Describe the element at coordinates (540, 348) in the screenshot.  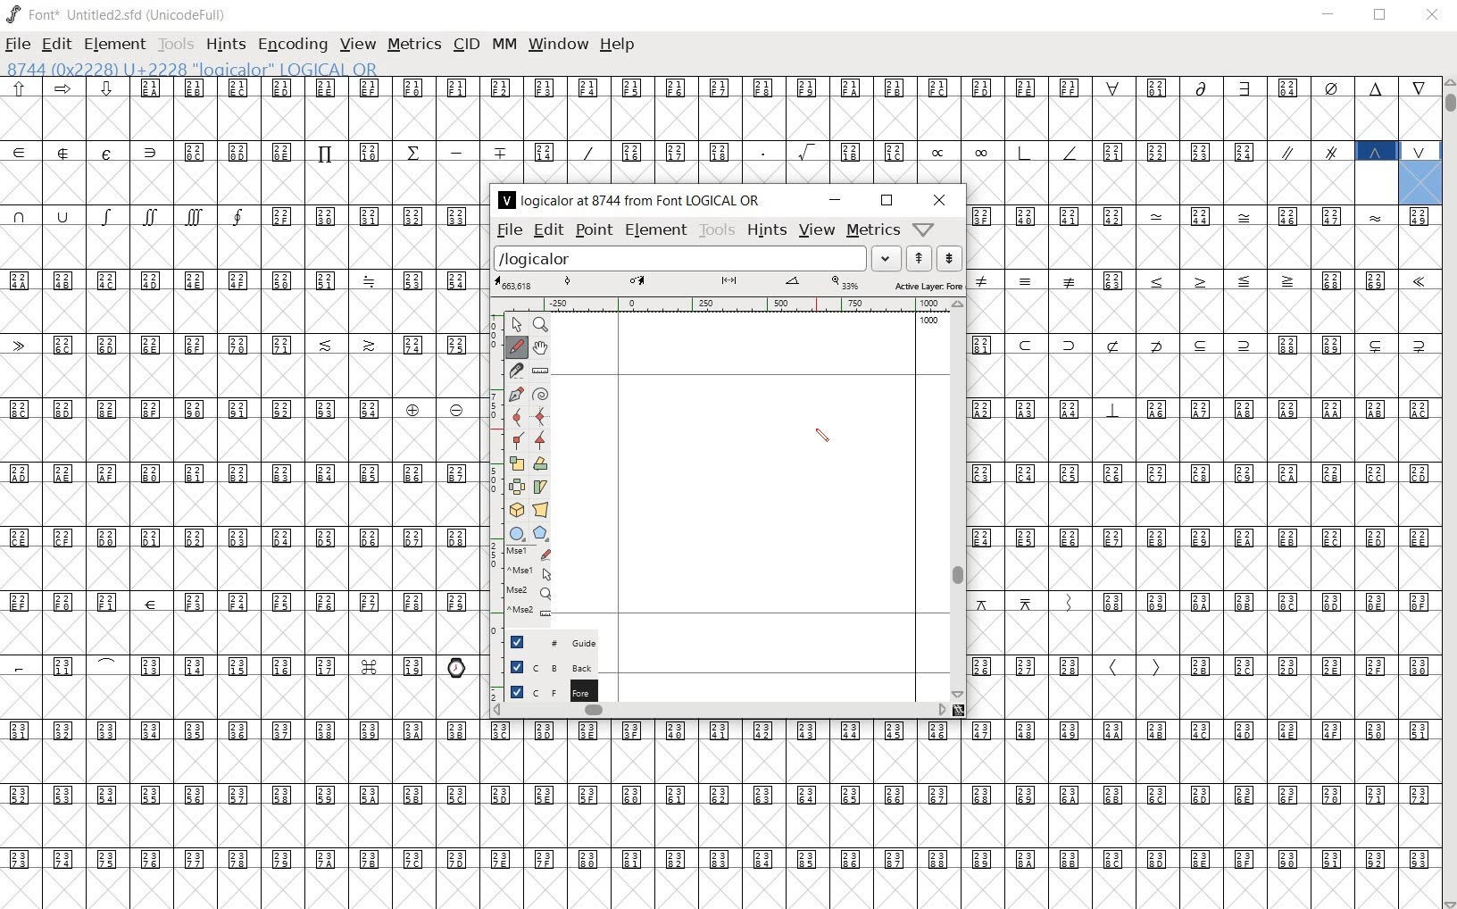
I see `scroll by hand` at that location.